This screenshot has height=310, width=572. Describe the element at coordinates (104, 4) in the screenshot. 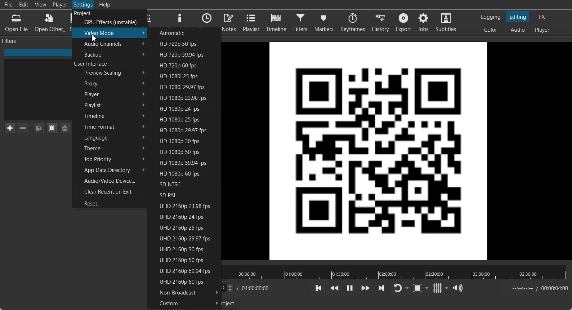

I see `Help` at that location.